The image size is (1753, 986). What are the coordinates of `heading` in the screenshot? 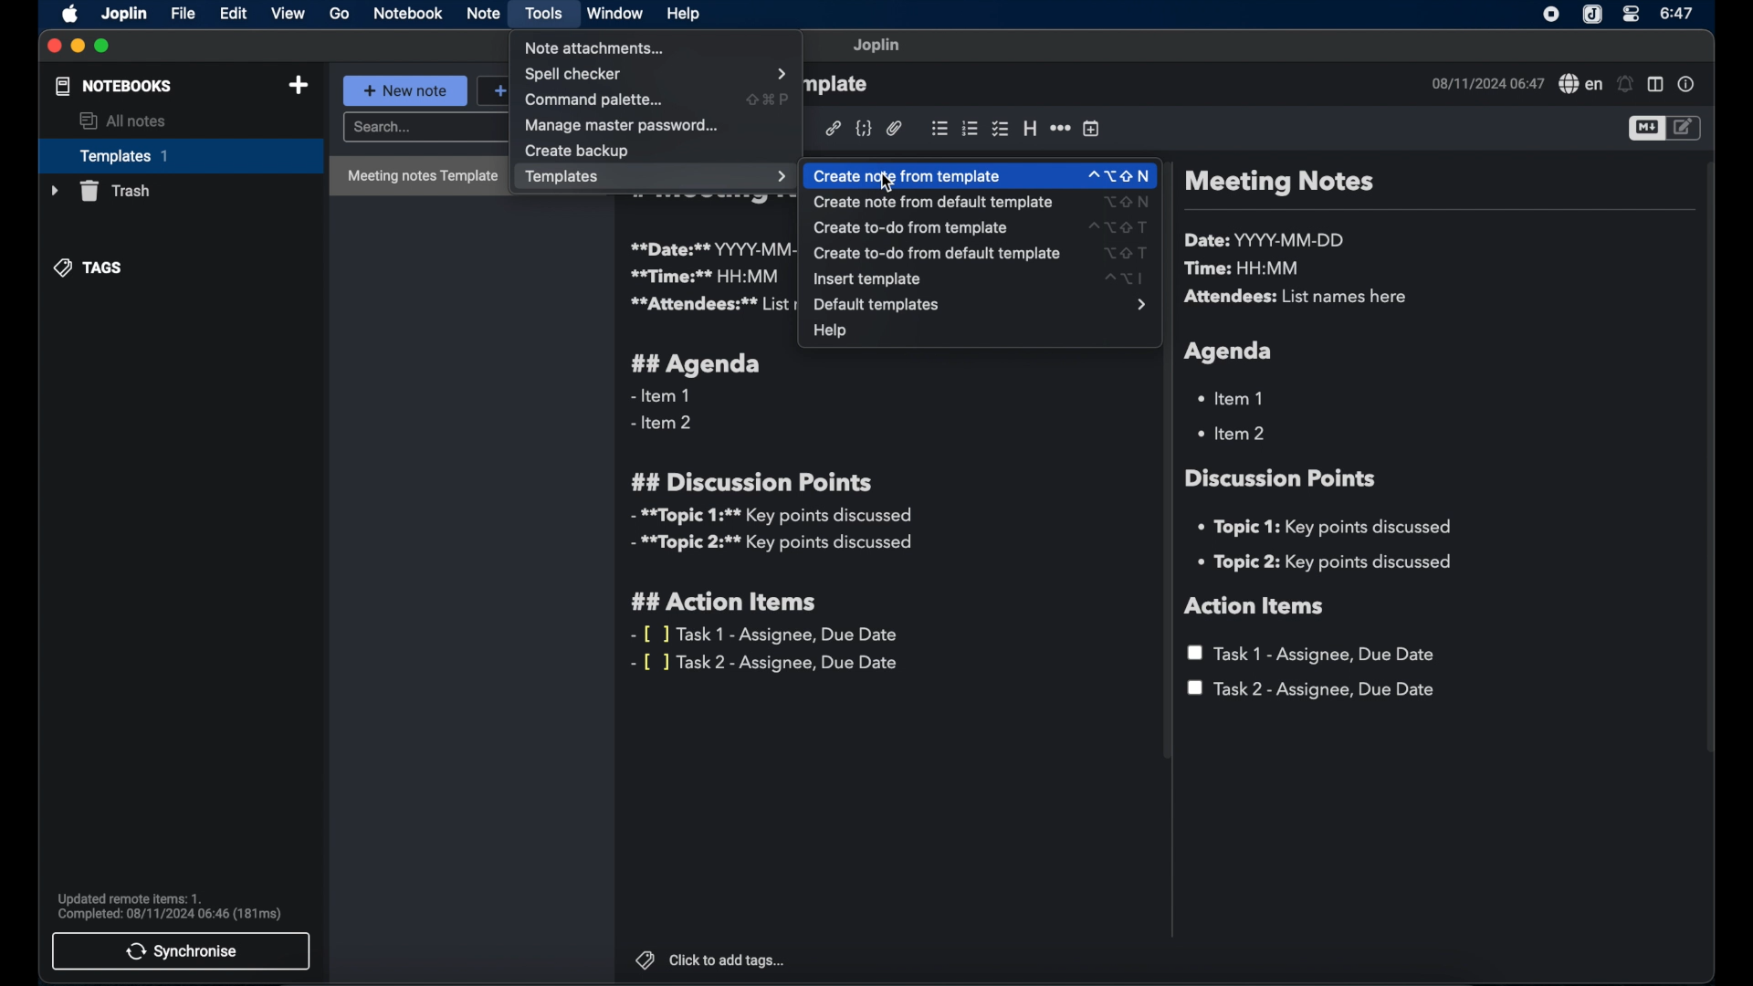 It's located at (1030, 130).